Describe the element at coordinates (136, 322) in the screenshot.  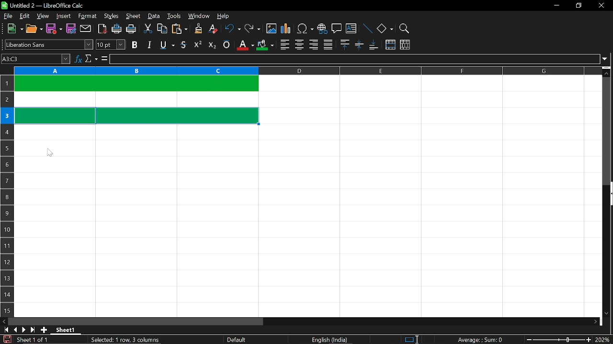
I see `horizontal scrollbar` at that location.